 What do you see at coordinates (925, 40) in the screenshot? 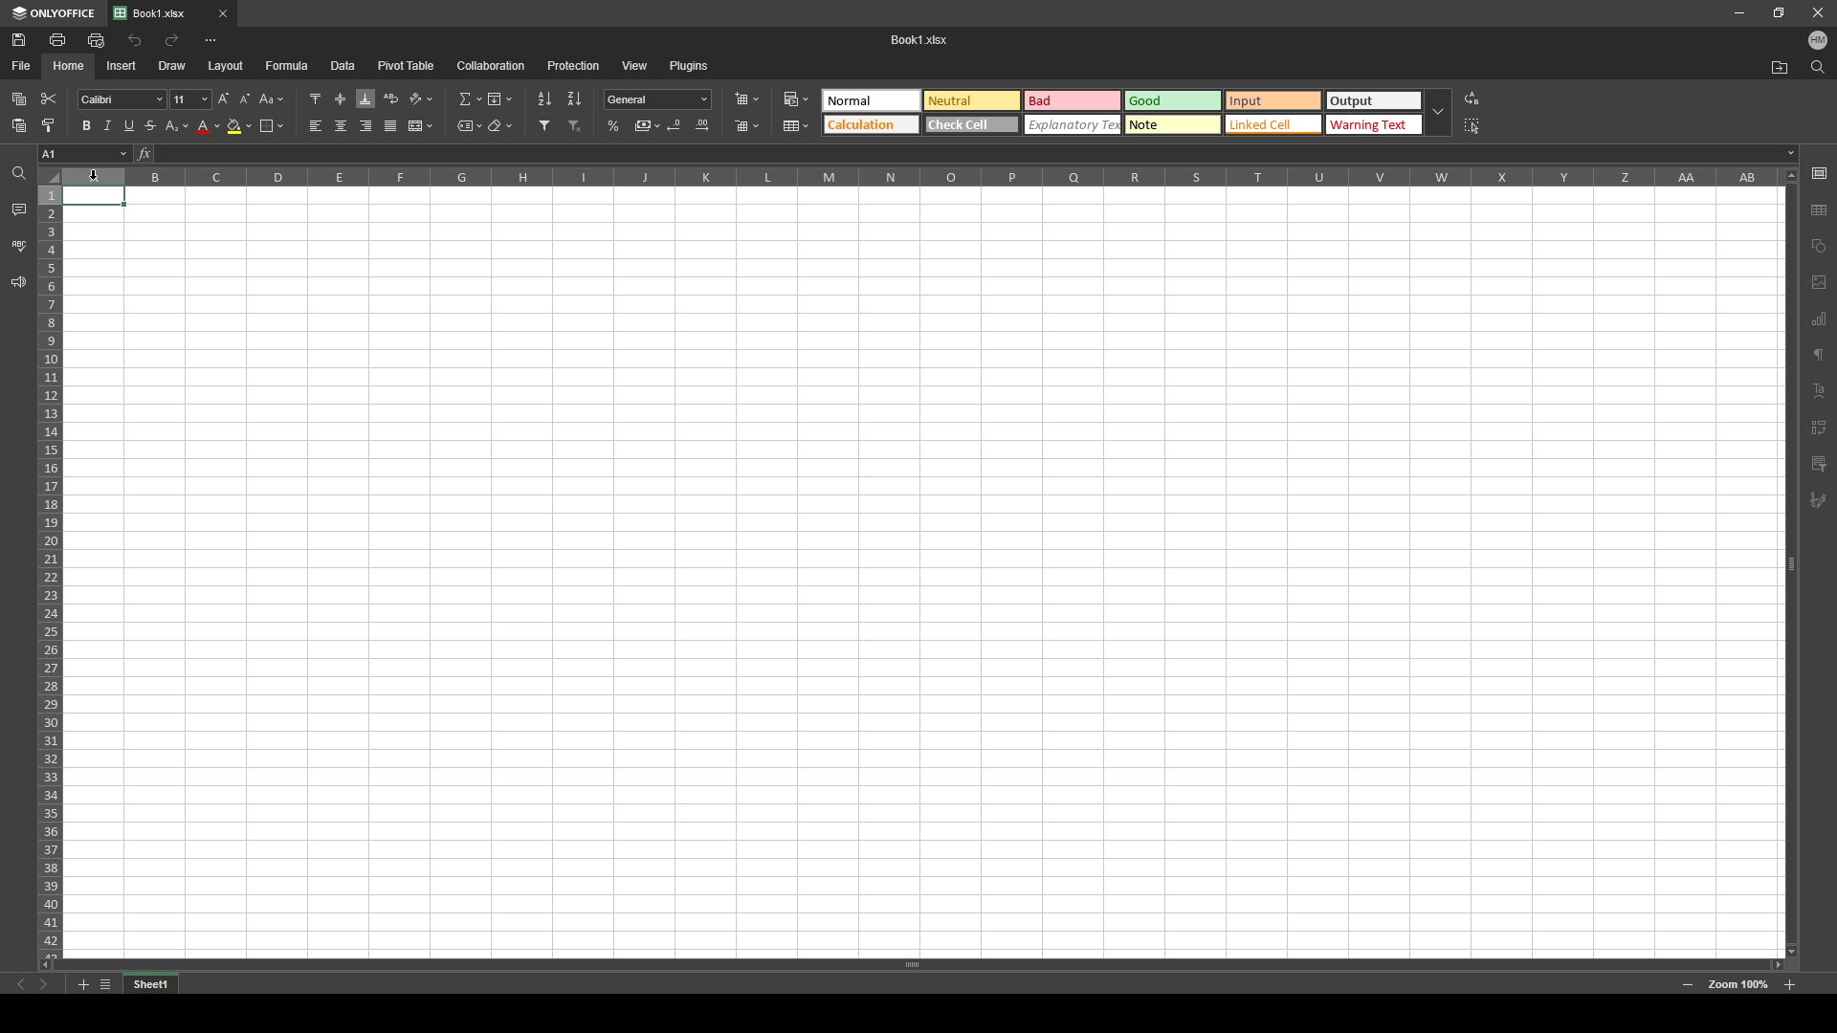
I see `Booki .Xlsx` at bounding box center [925, 40].